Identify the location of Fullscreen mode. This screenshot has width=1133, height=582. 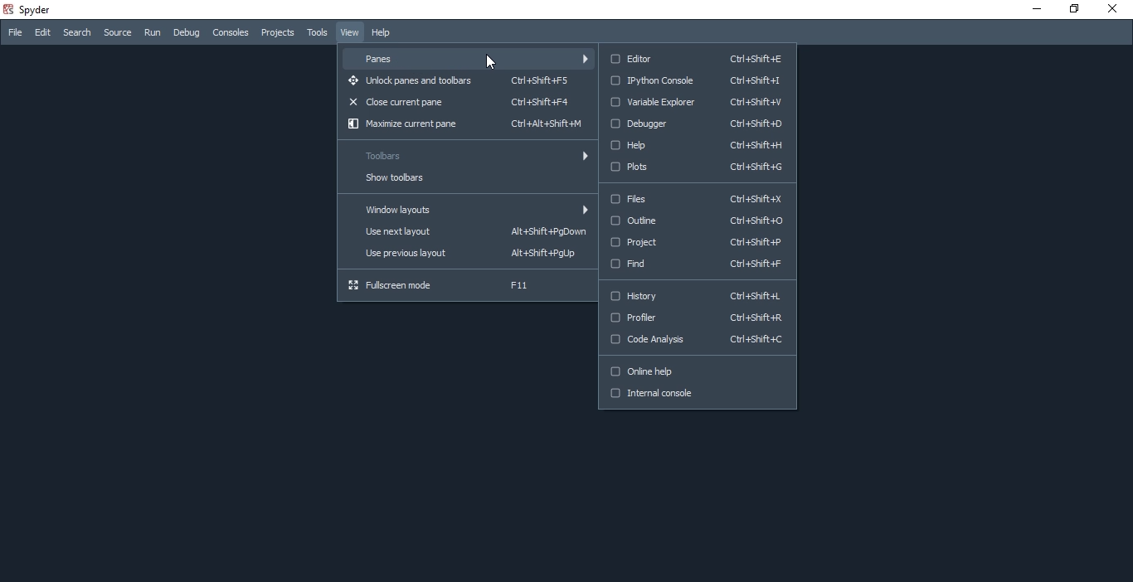
(461, 285).